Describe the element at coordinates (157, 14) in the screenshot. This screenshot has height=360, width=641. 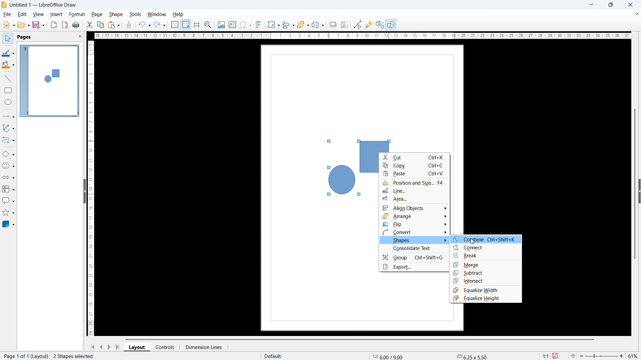
I see `window` at that location.